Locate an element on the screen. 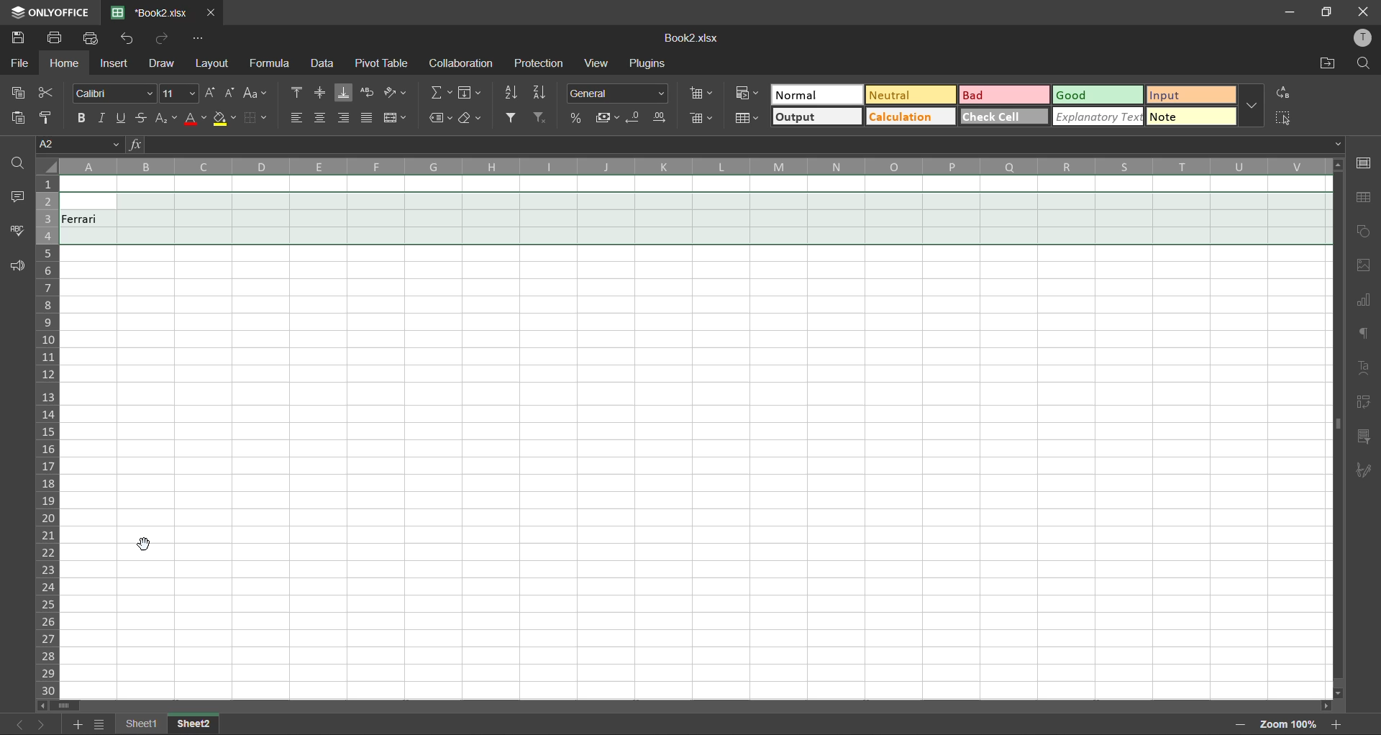  orientation is located at coordinates (397, 92).